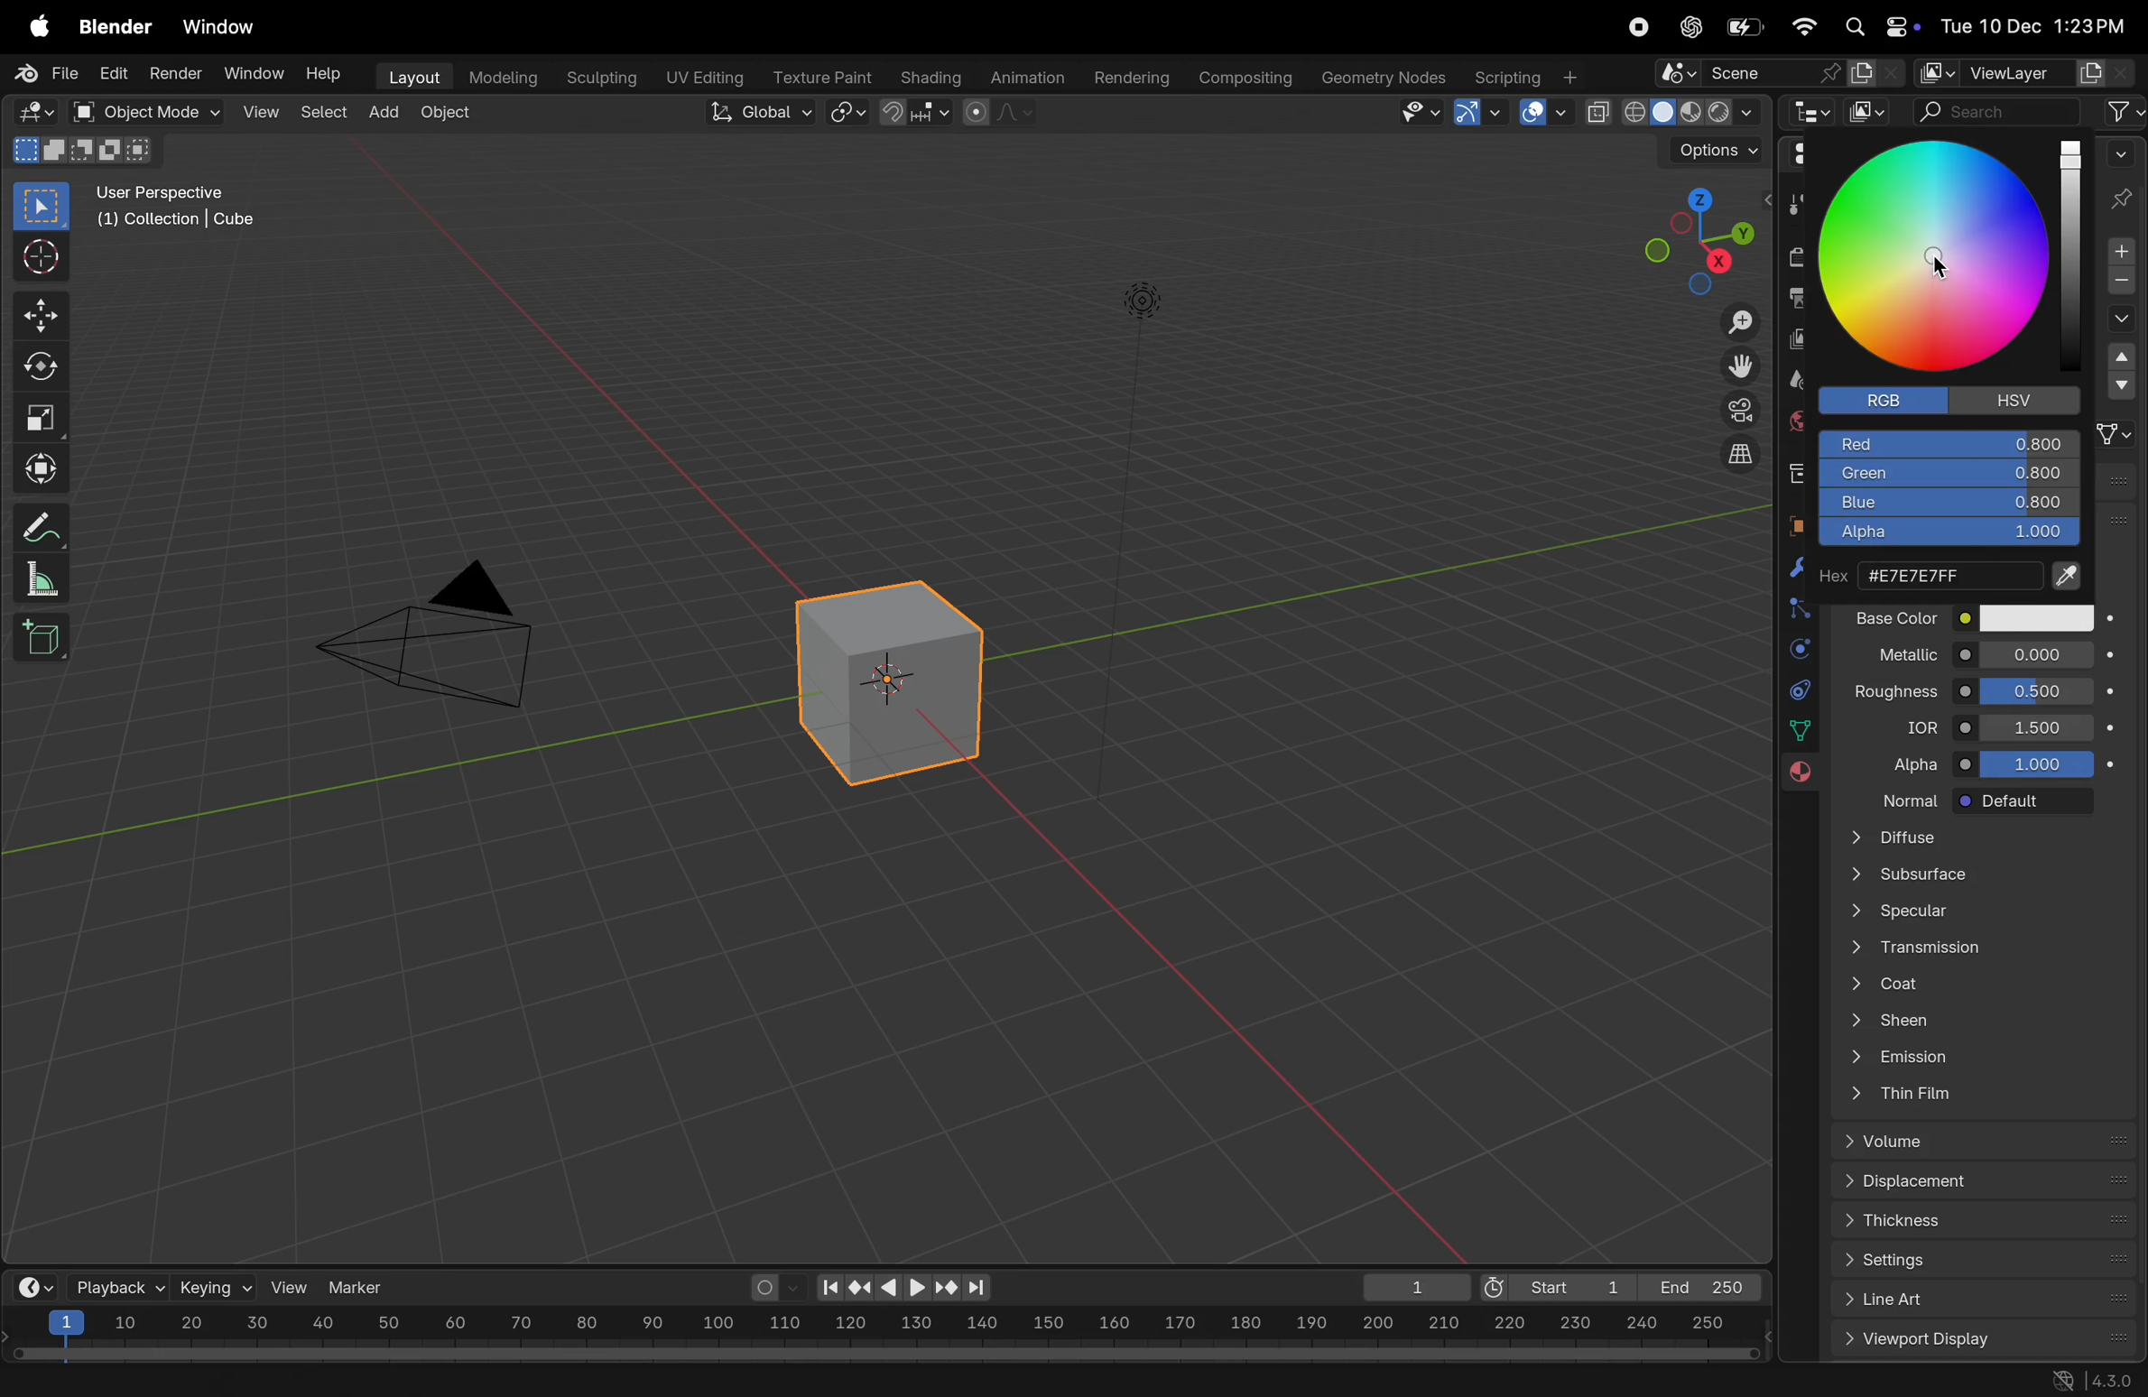  I want to click on scale, so click(38, 412).